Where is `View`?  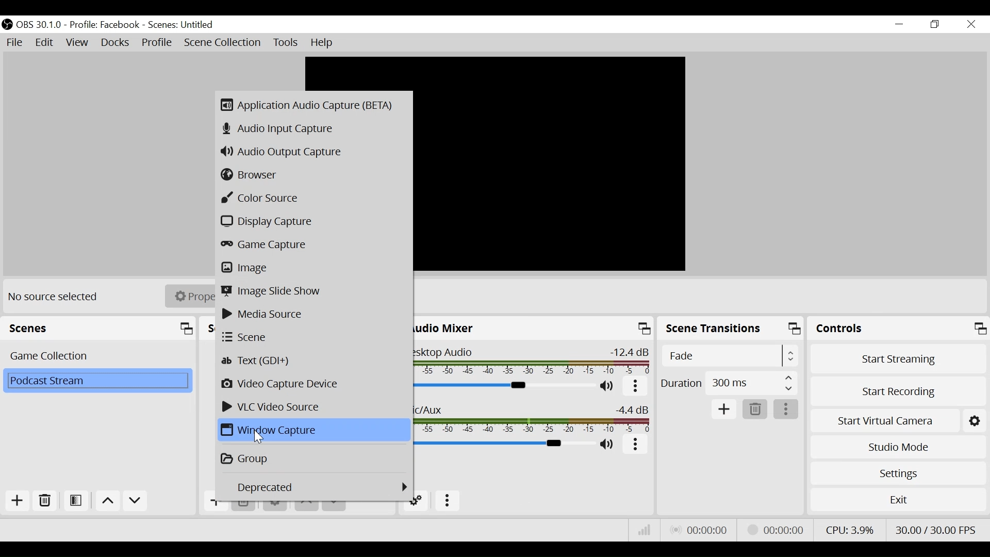 View is located at coordinates (78, 43).